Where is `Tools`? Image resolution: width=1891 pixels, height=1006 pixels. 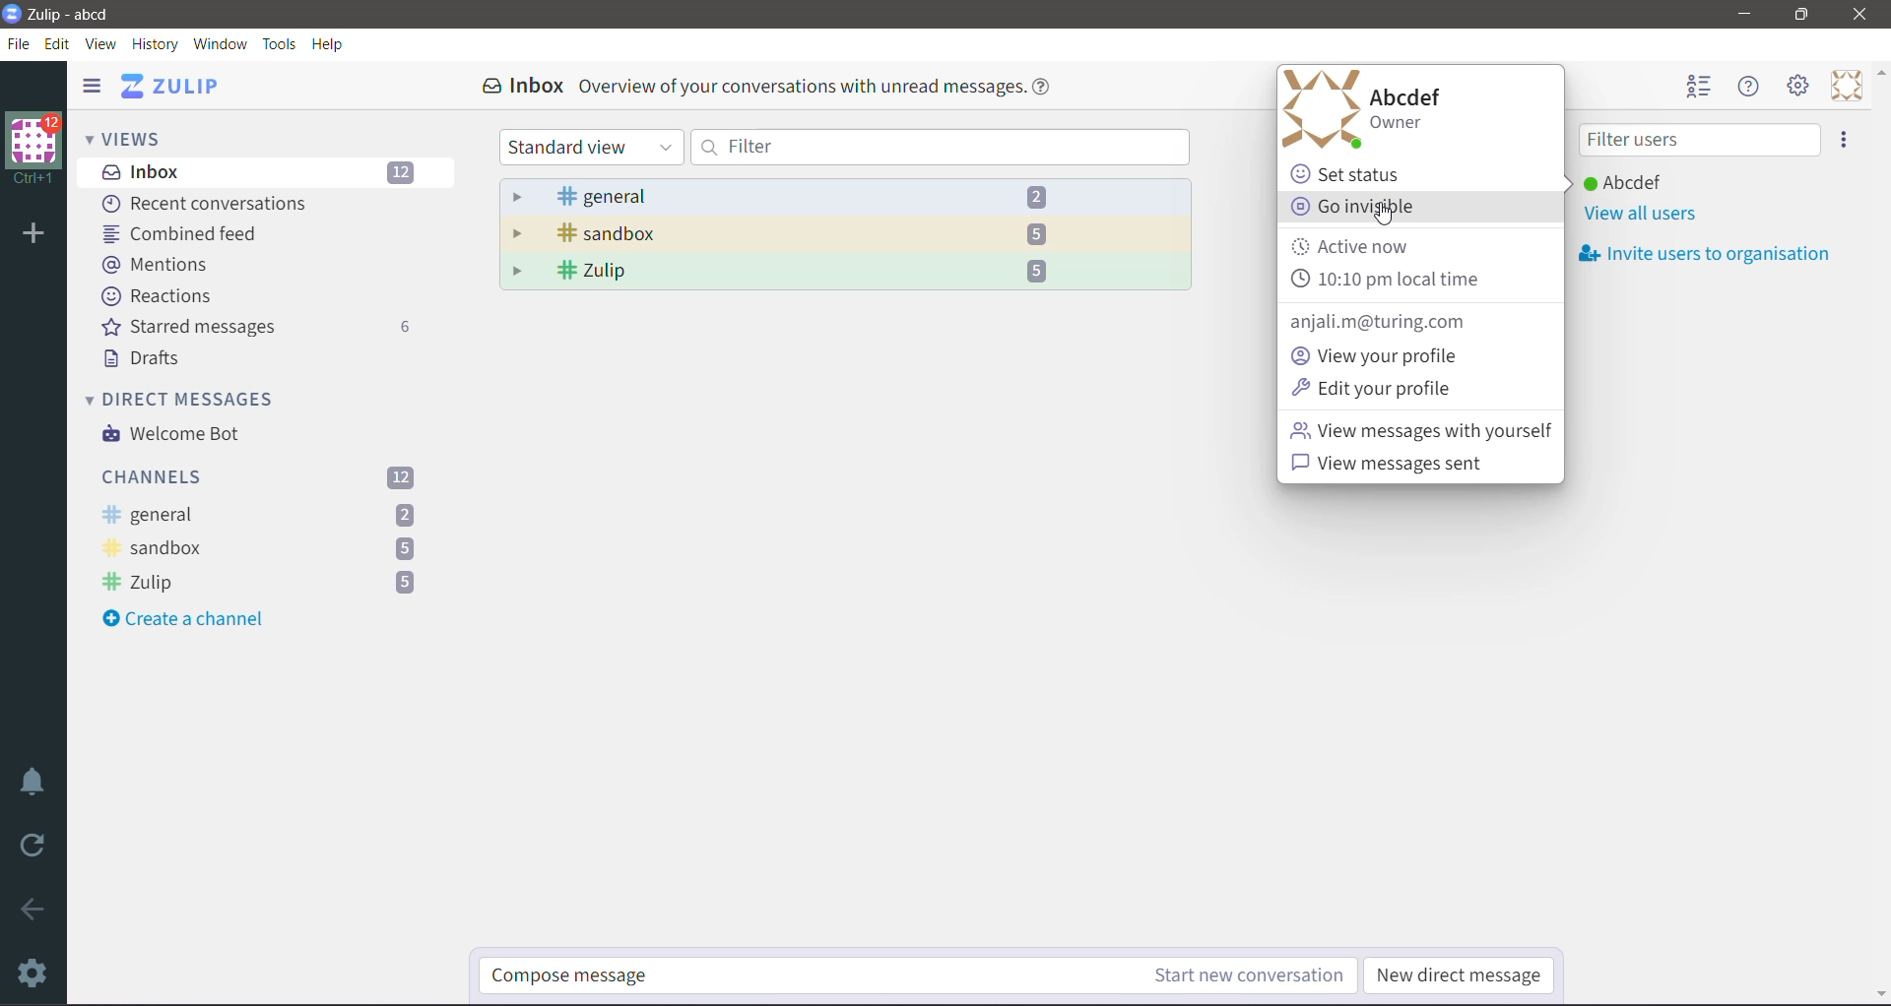
Tools is located at coordinates (281, 43).